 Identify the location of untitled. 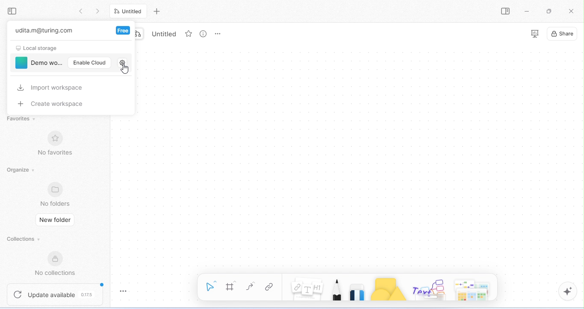
(130, 12).